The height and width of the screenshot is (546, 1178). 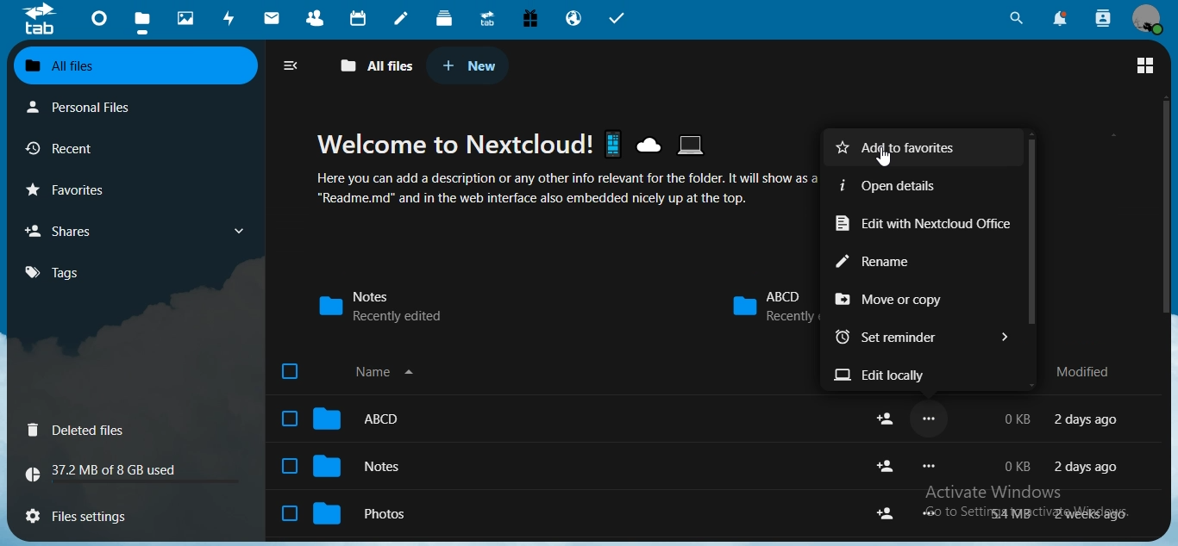 I want to click on deleted files, so click(x=81, y=430).